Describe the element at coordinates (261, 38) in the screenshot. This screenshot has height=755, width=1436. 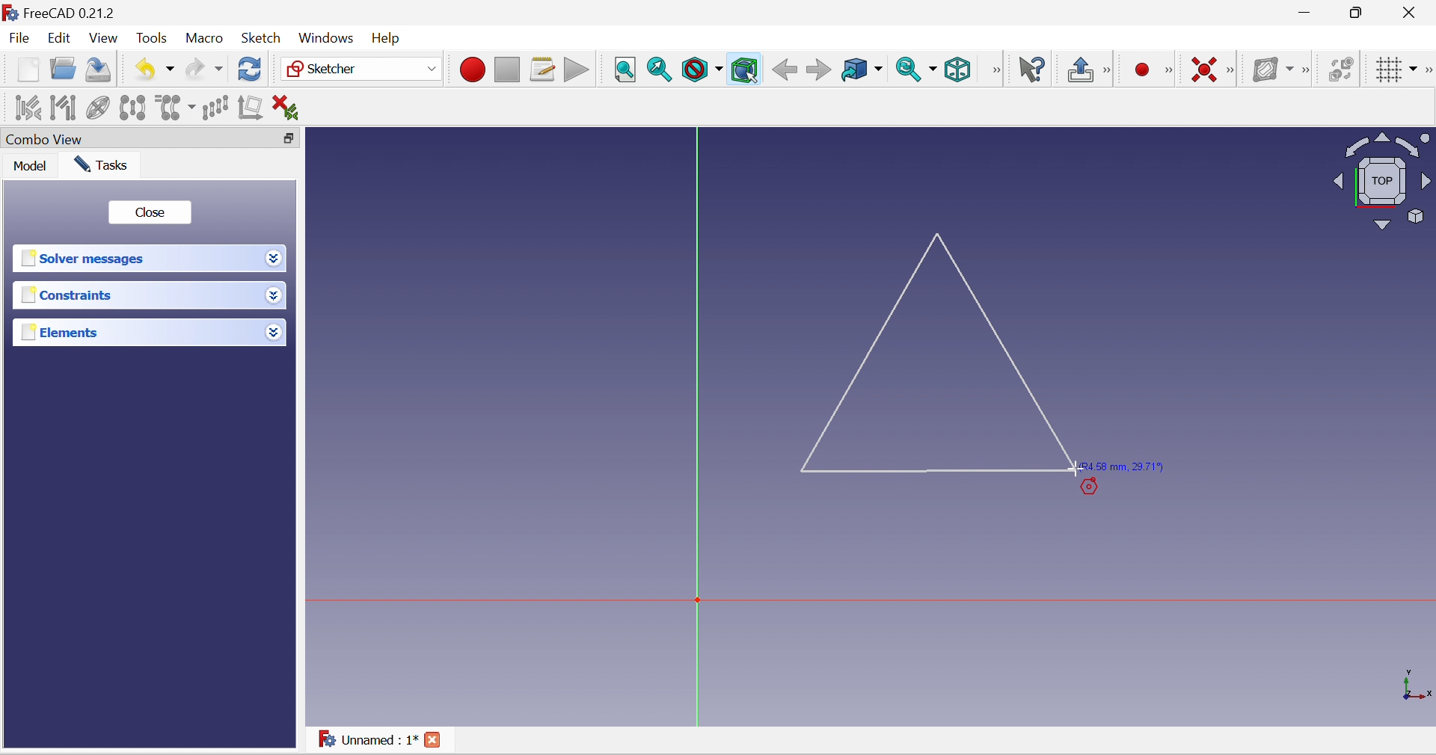
I see `Sketch` at that location.